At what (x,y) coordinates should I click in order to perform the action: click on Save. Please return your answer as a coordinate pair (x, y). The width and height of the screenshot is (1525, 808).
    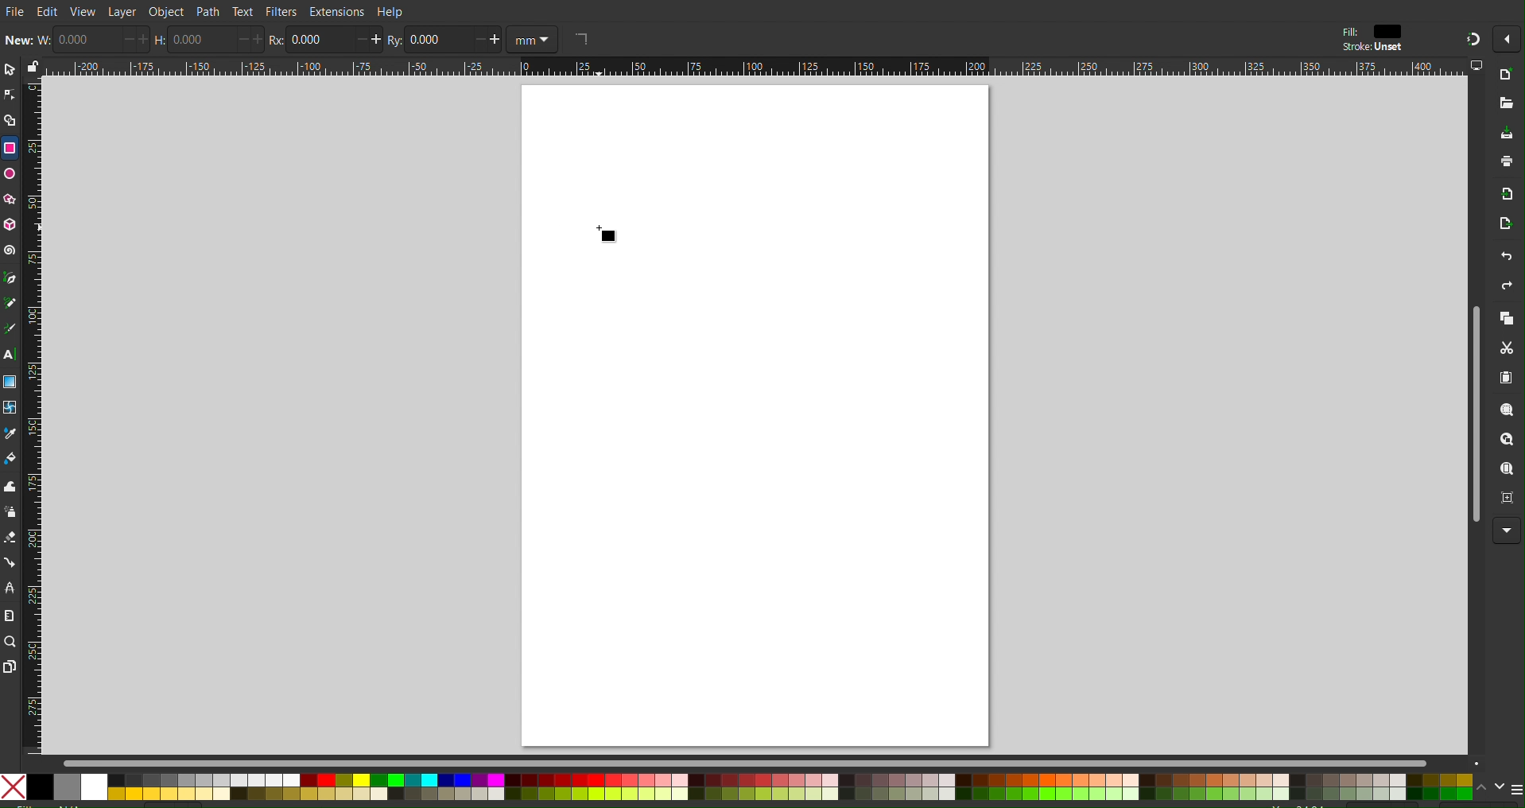
    Looking at the image, I should click on (1503, 134).